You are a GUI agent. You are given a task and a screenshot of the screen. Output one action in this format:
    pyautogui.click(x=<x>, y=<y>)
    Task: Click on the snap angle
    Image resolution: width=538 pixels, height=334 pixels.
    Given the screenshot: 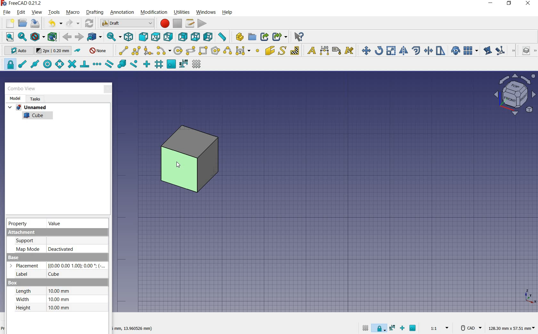 What is the action you would take?
    pyautogui.click(x=59, y=64)
    